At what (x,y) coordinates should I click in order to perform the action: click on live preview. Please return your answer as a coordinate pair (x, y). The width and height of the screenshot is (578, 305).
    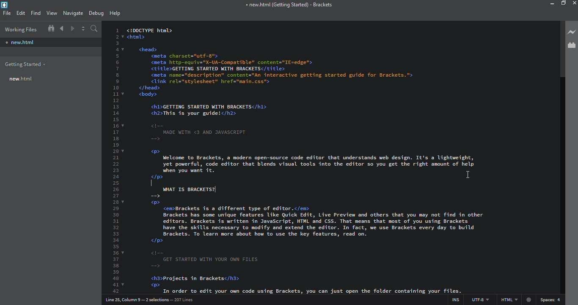
    Looking at the image, I should click on (571, 31).